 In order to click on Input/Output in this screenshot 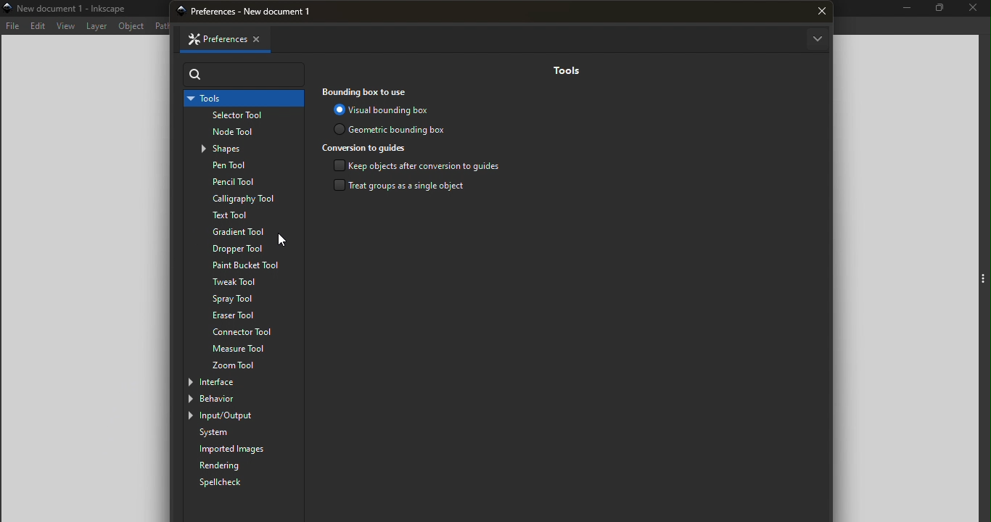, I will do `click(236, 416)`.